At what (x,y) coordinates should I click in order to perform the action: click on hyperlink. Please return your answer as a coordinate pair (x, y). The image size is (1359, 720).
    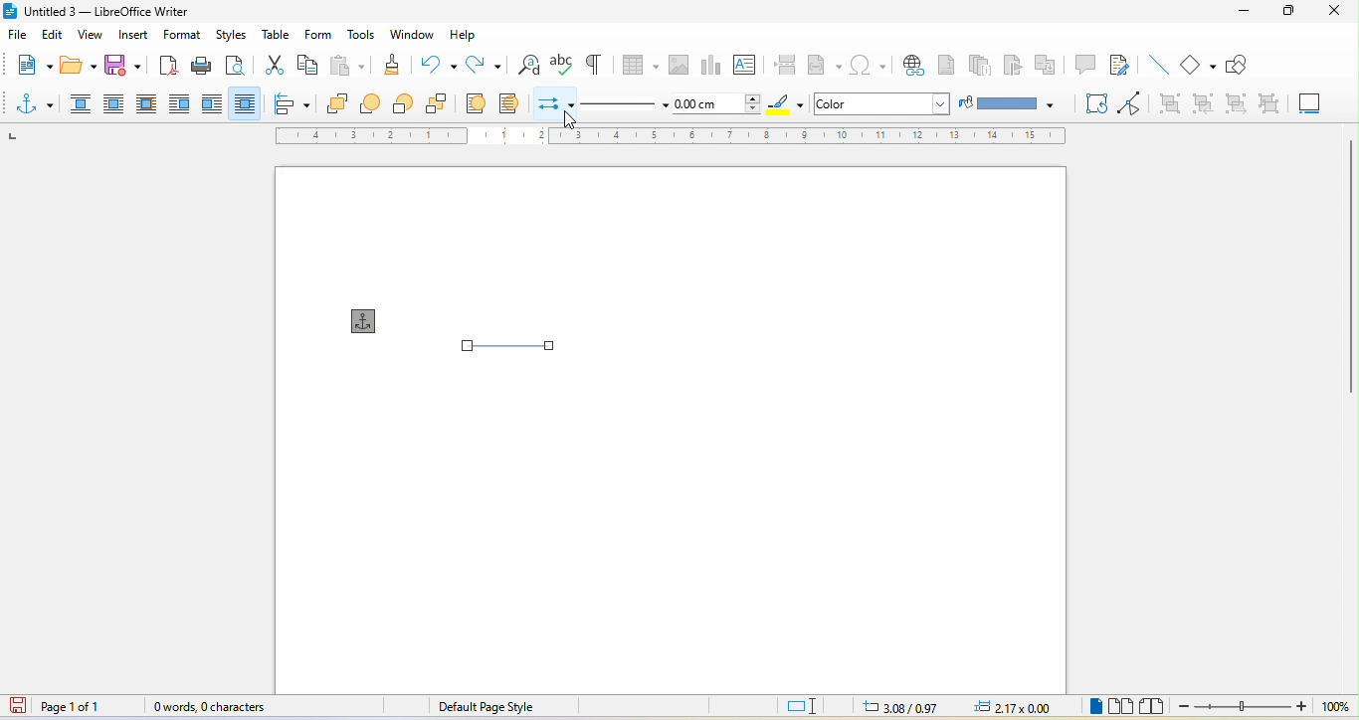
    Looking at the image, I should click on (913, 65).